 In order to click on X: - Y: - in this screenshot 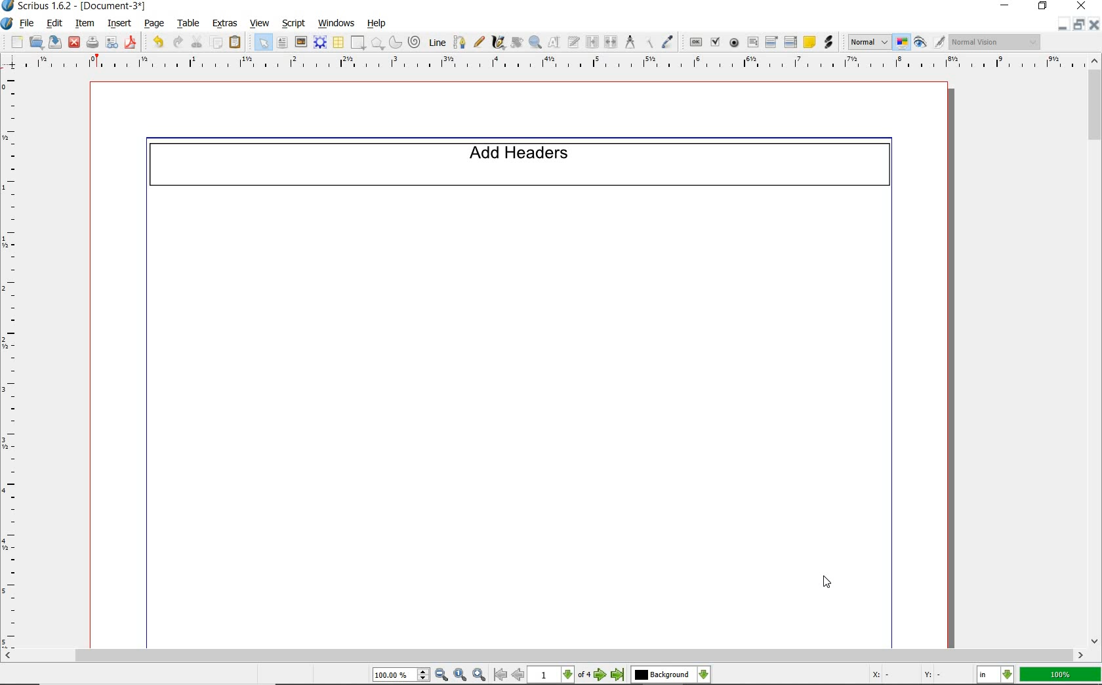, I will do `click(904, 675)`.